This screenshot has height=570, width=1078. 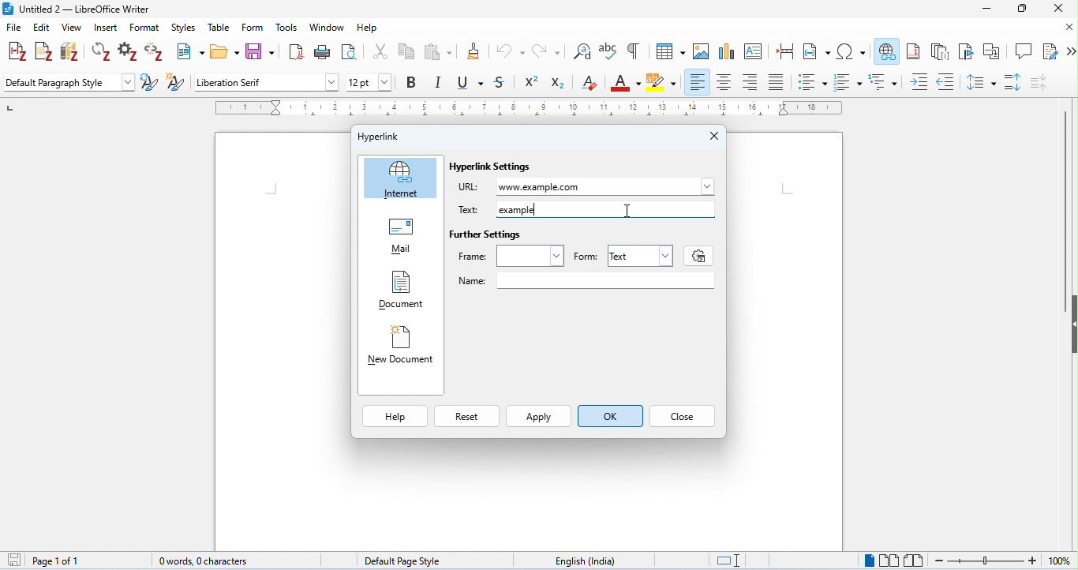 What do you see at coordinates (472, 280) in the screenshot?
I see `Name` at bounding box center [472, 280].